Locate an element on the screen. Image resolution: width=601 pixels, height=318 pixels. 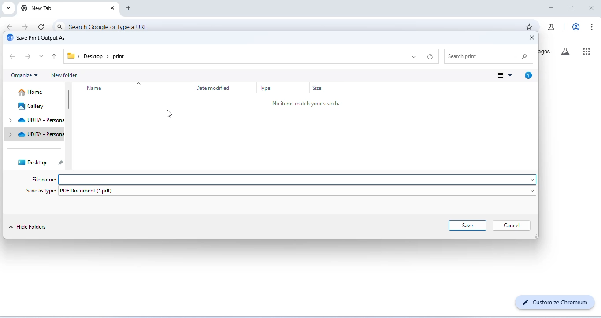
file name is located at coordinates (45, 180).